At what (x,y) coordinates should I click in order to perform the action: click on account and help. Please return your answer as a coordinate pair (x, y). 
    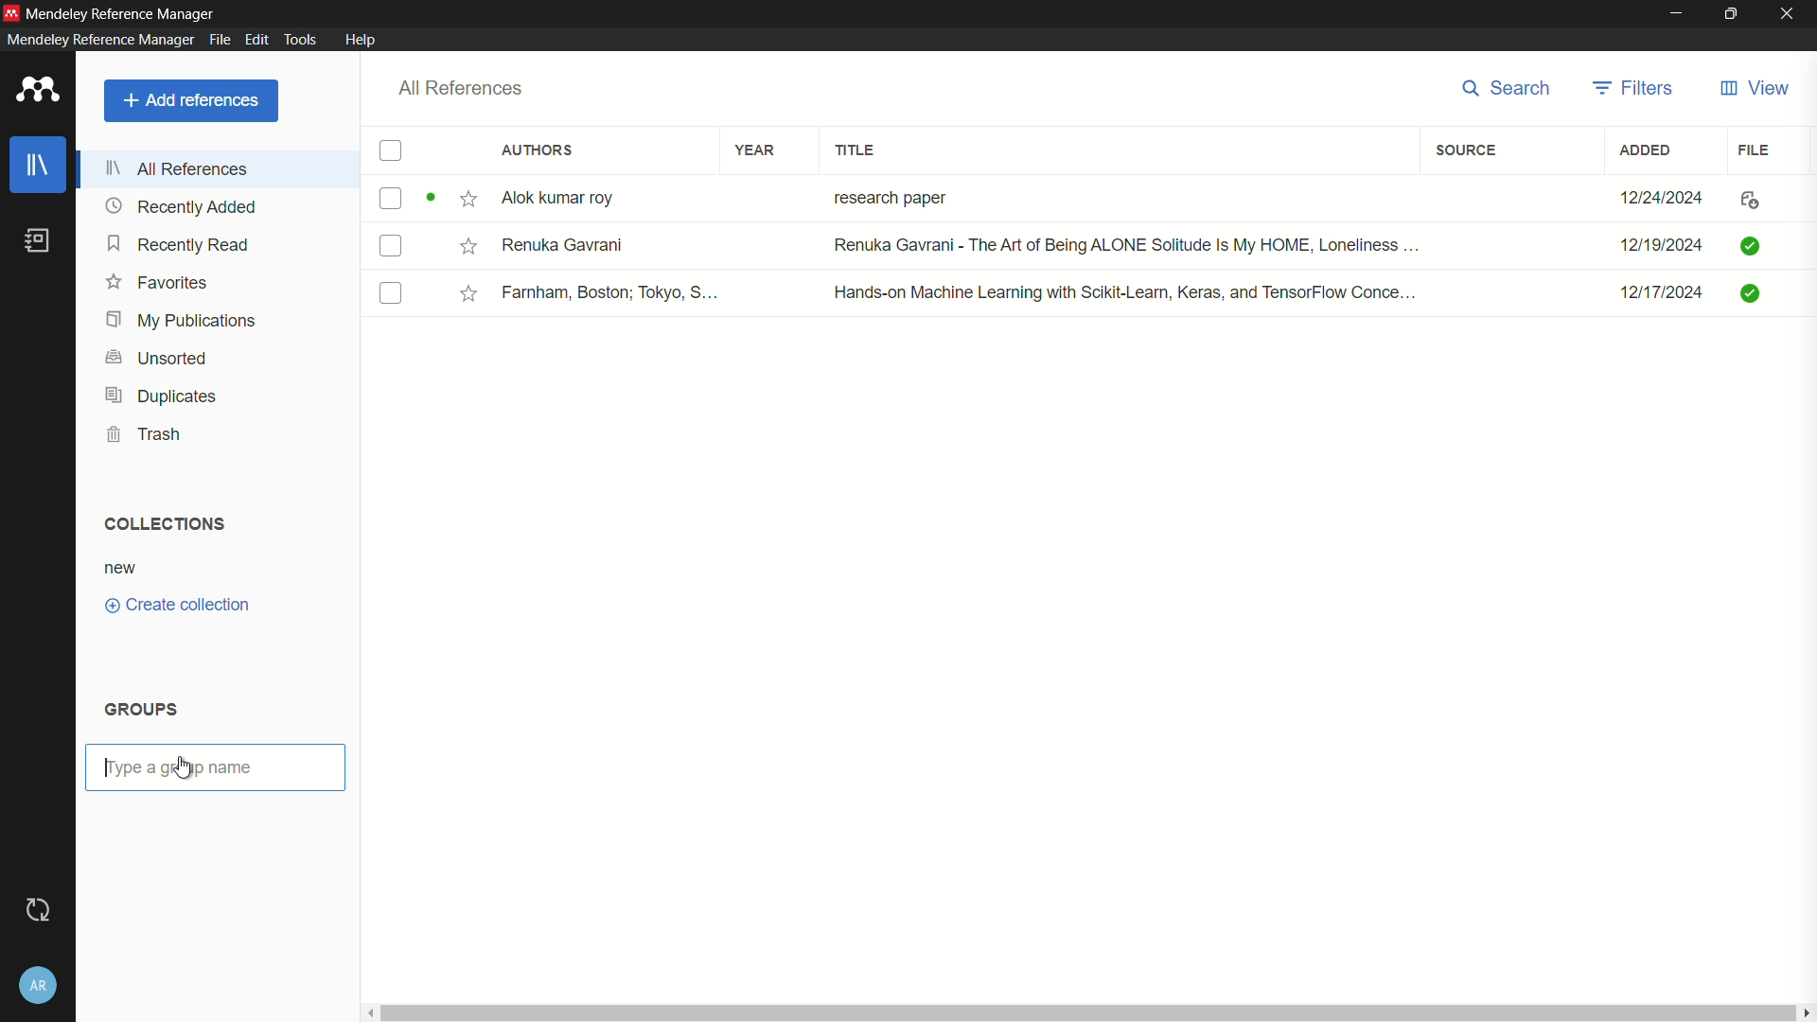
    Looking at the image, I should click on (39, 984).